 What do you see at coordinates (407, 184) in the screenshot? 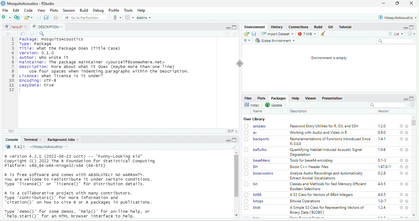
I see `close` at bounding box center [407, 184].